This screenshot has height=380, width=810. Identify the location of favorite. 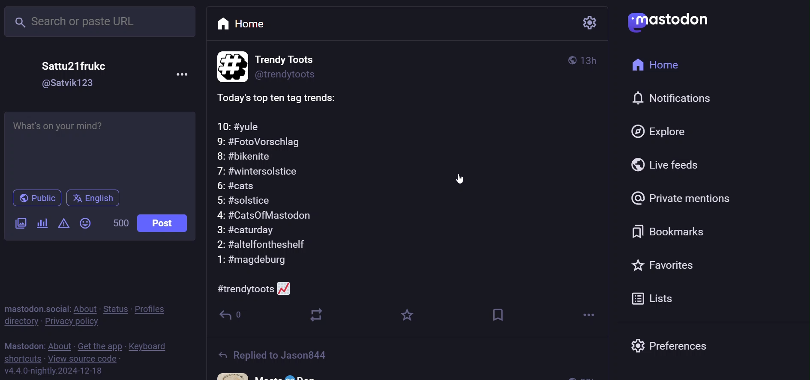
(413, 313).